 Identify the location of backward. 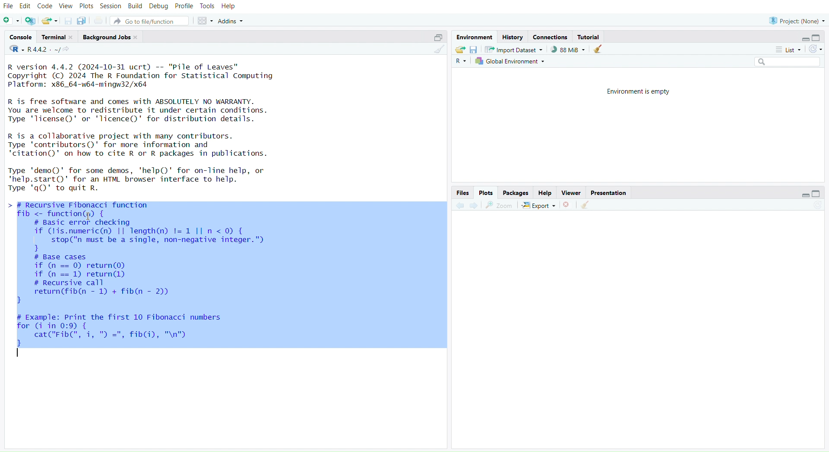
(460, 206).